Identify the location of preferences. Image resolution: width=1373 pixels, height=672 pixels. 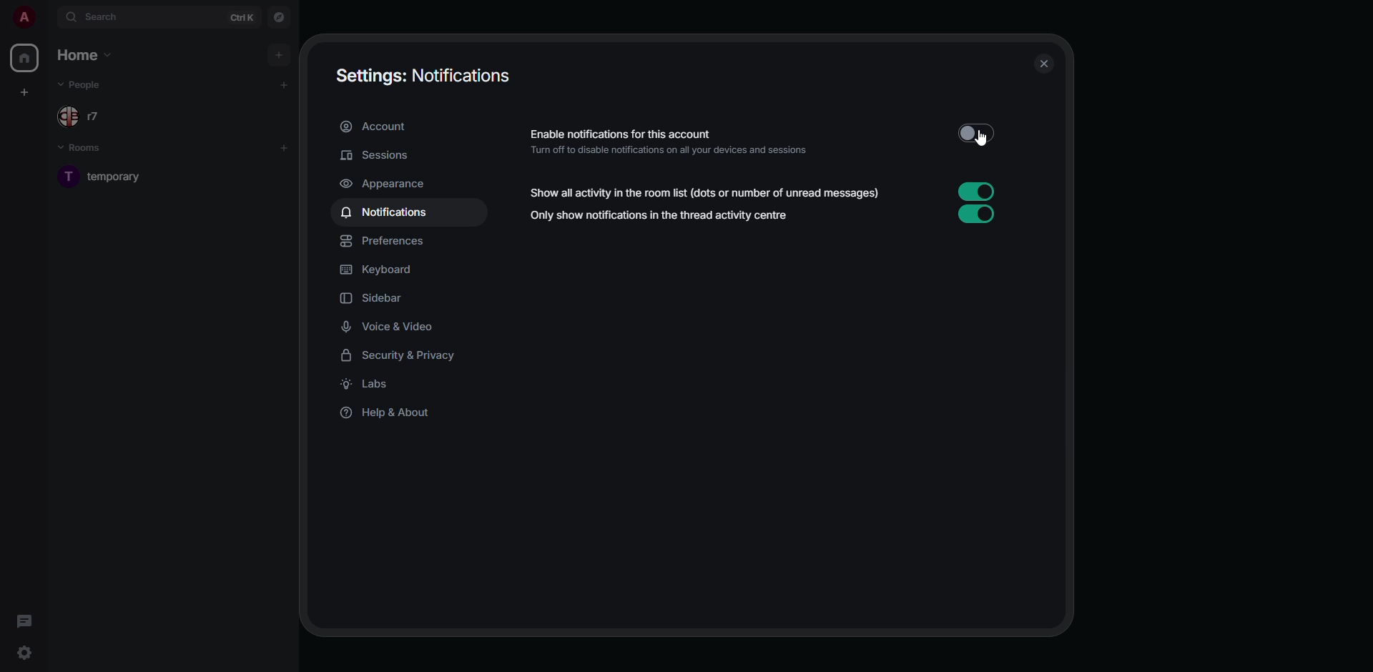
(386, 240).